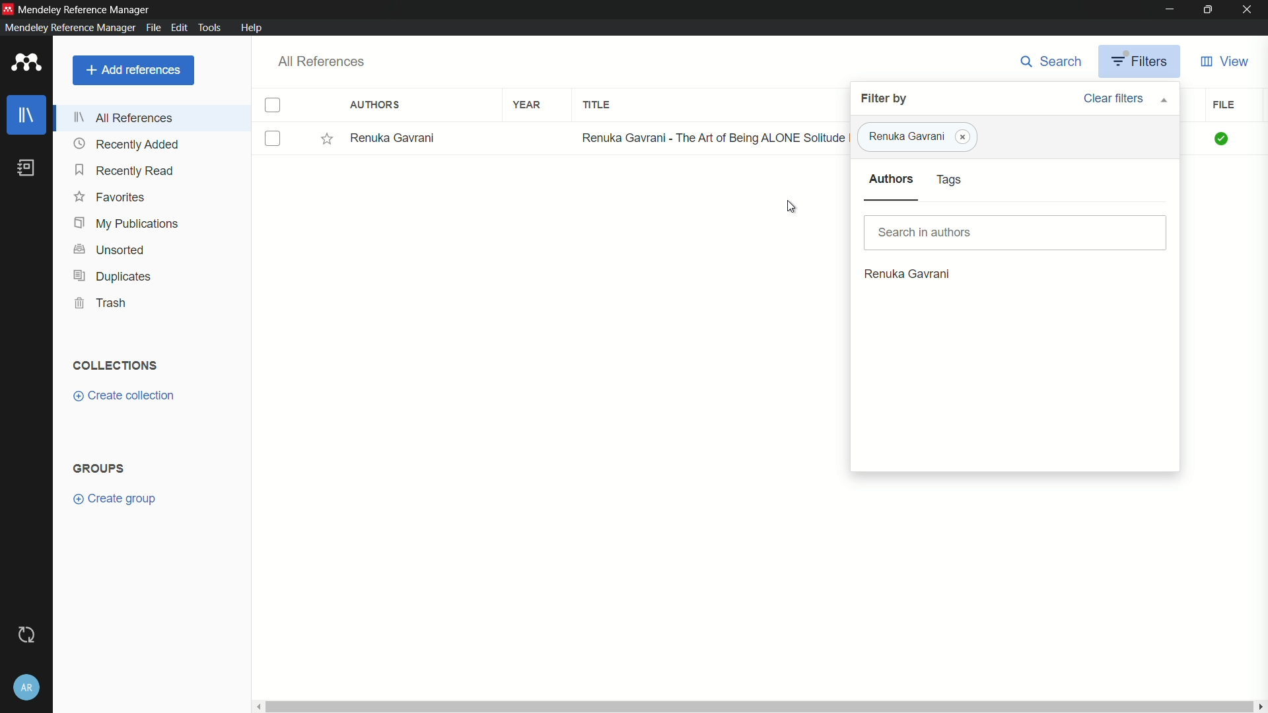  What do you see at coordinates (258, 706) in the screenshot?
I see `Scroll left` at bounding box center [258, 706].